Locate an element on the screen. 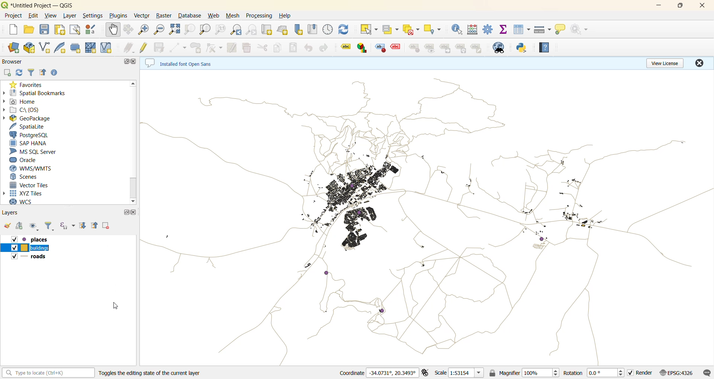 The width and height of the screenshot is (714, 379). modify is located at coordinates (234, 47).